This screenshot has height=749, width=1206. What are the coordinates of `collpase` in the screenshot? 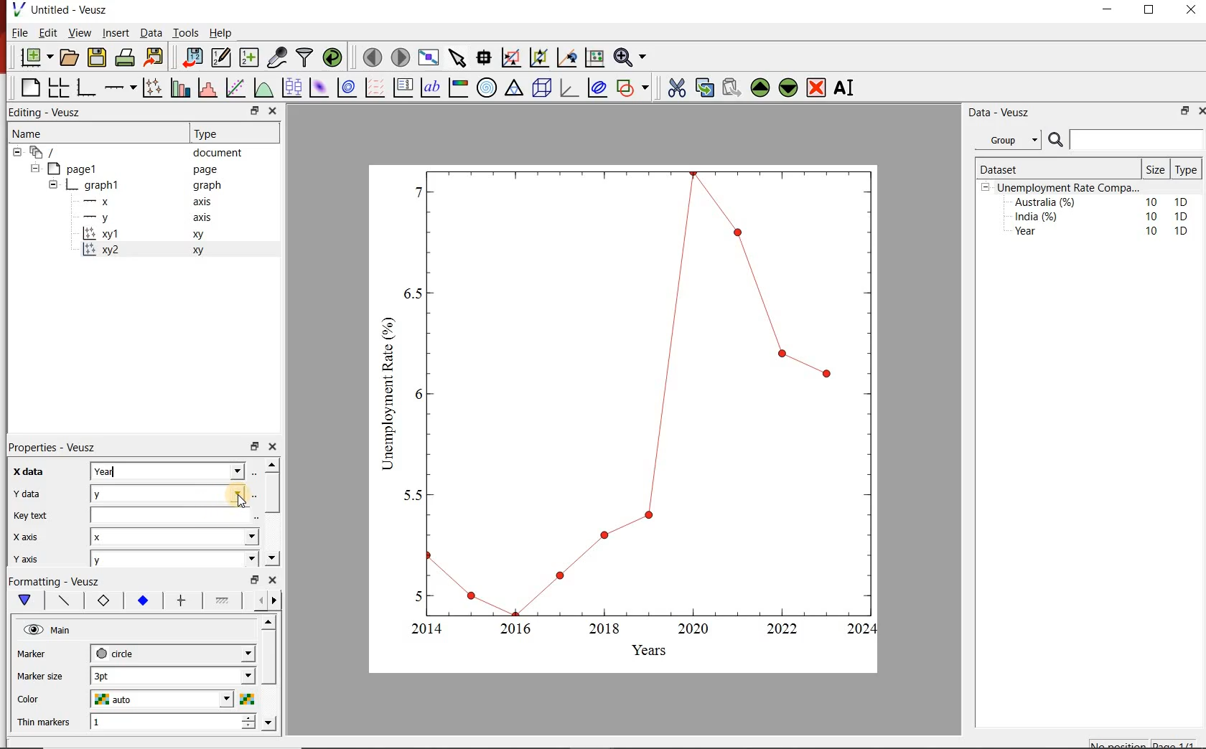 It's located at (986, 188).